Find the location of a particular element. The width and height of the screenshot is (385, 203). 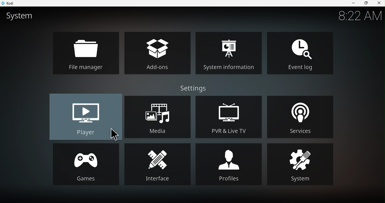

Cursor is located at coordinates (114, 135).